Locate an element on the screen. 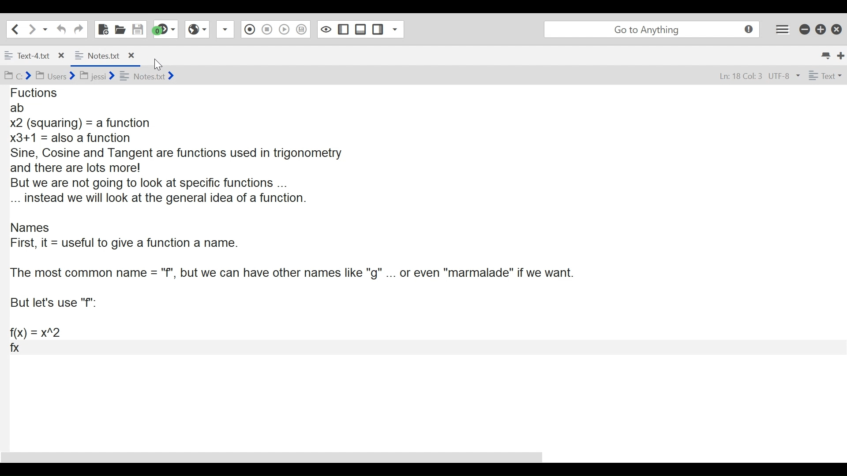 The width and height of the screenshot is (847, 476). List all tabs is located at coordinates (825, 54).